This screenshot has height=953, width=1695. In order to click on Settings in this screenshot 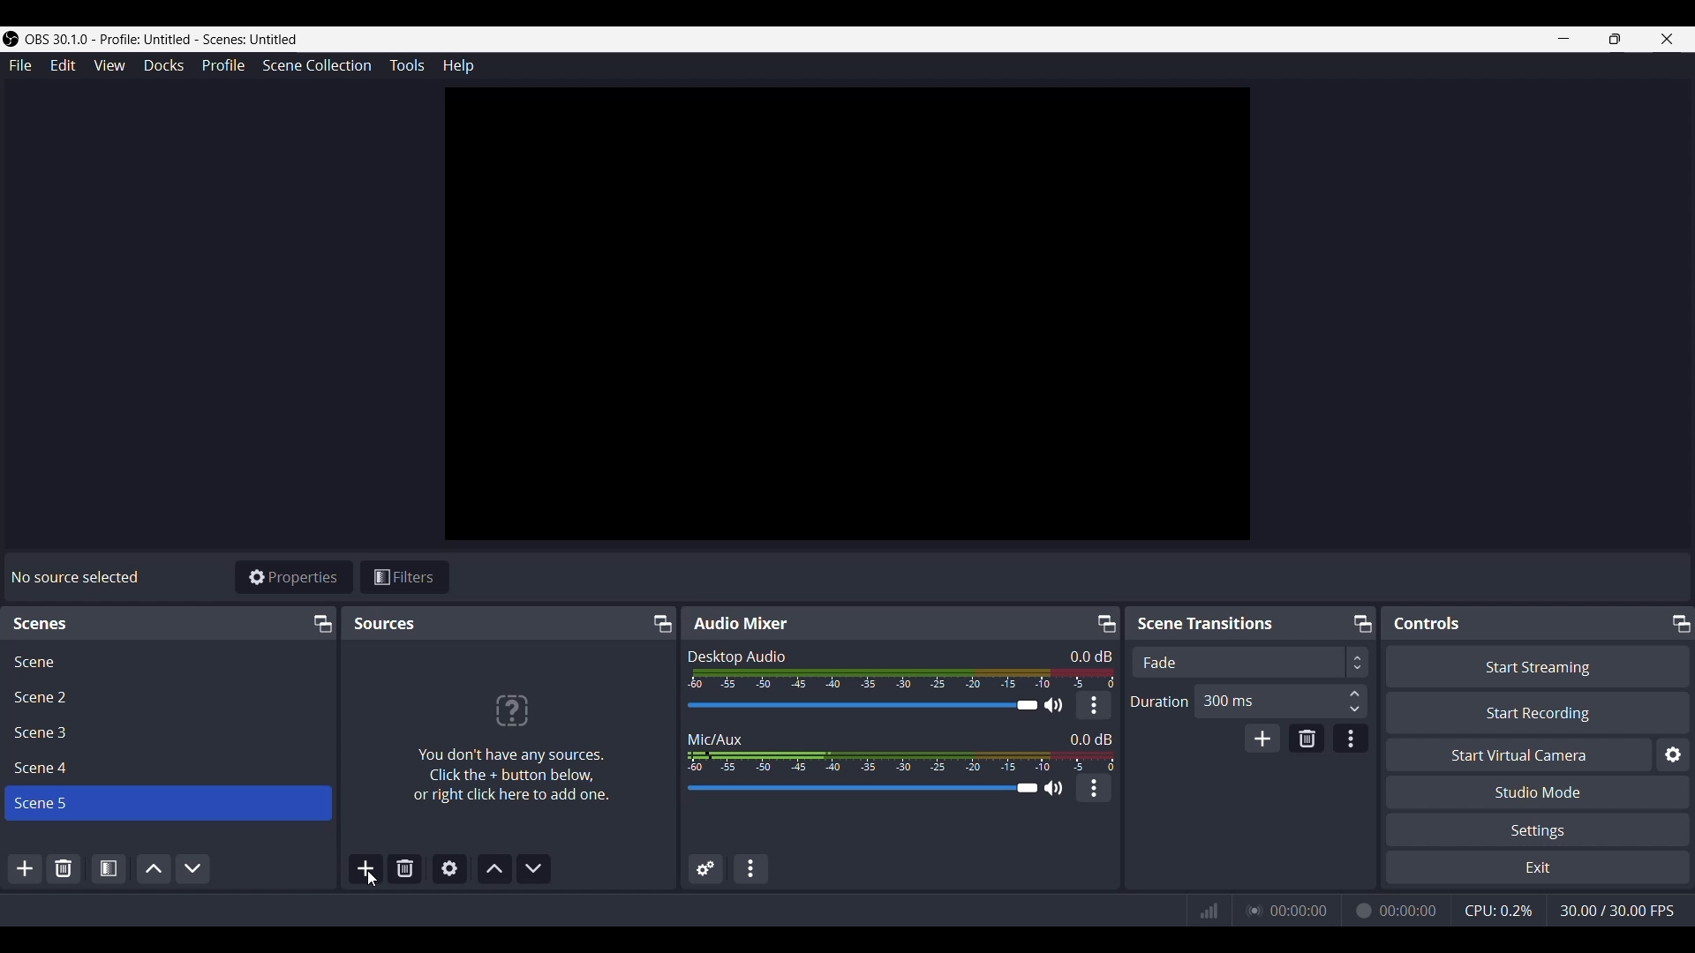, I will do `click(1672, 753)`.